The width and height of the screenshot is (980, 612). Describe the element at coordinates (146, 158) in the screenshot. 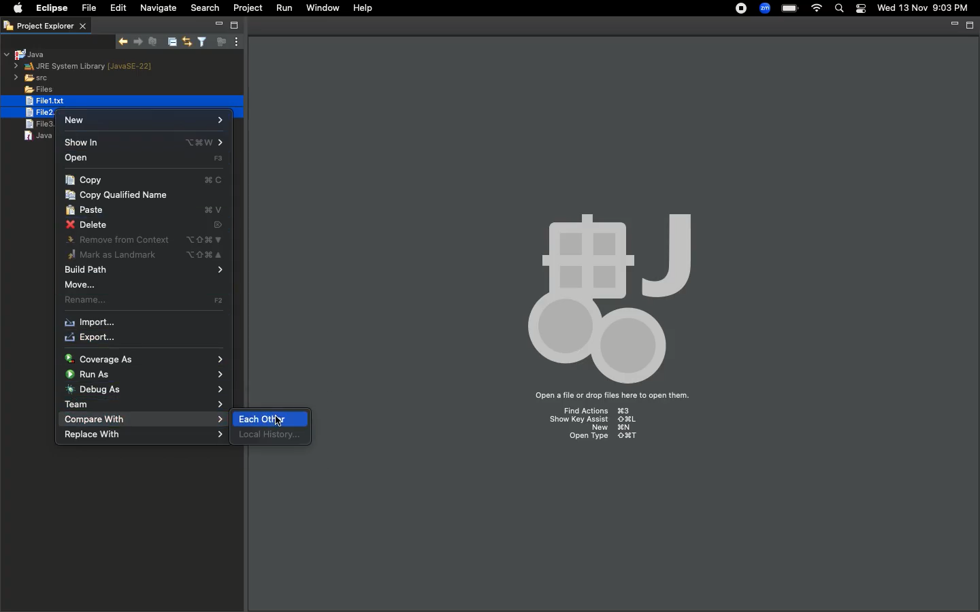

I see `Open` at that location.